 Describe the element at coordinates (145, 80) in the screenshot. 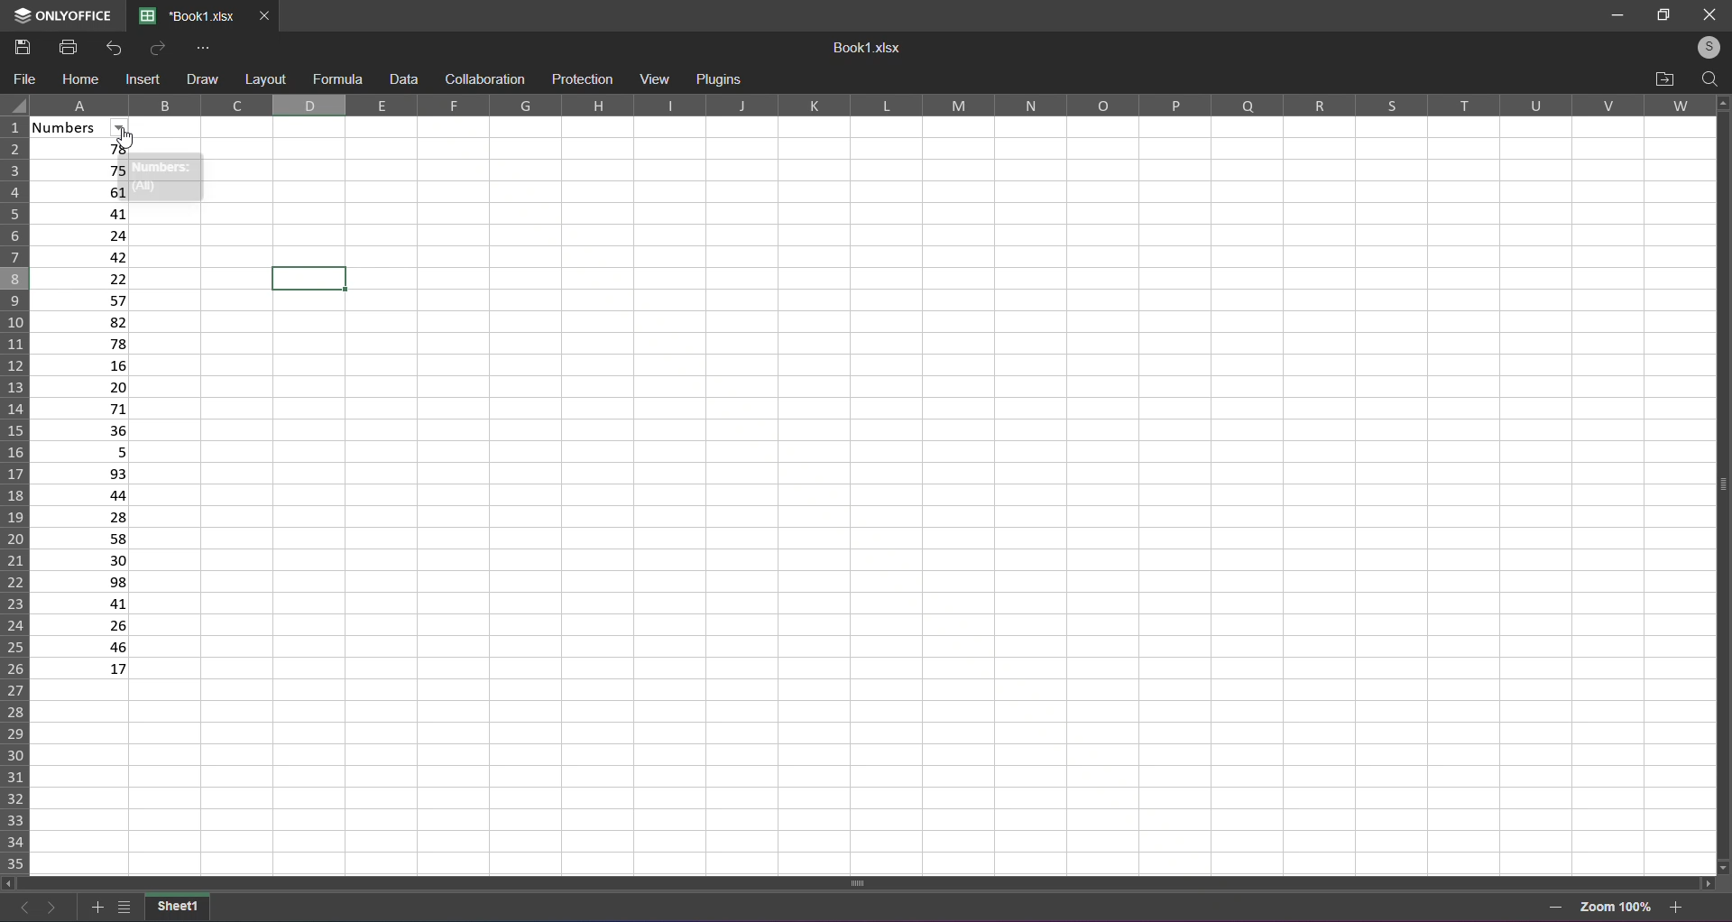

I see `insert` at that location.